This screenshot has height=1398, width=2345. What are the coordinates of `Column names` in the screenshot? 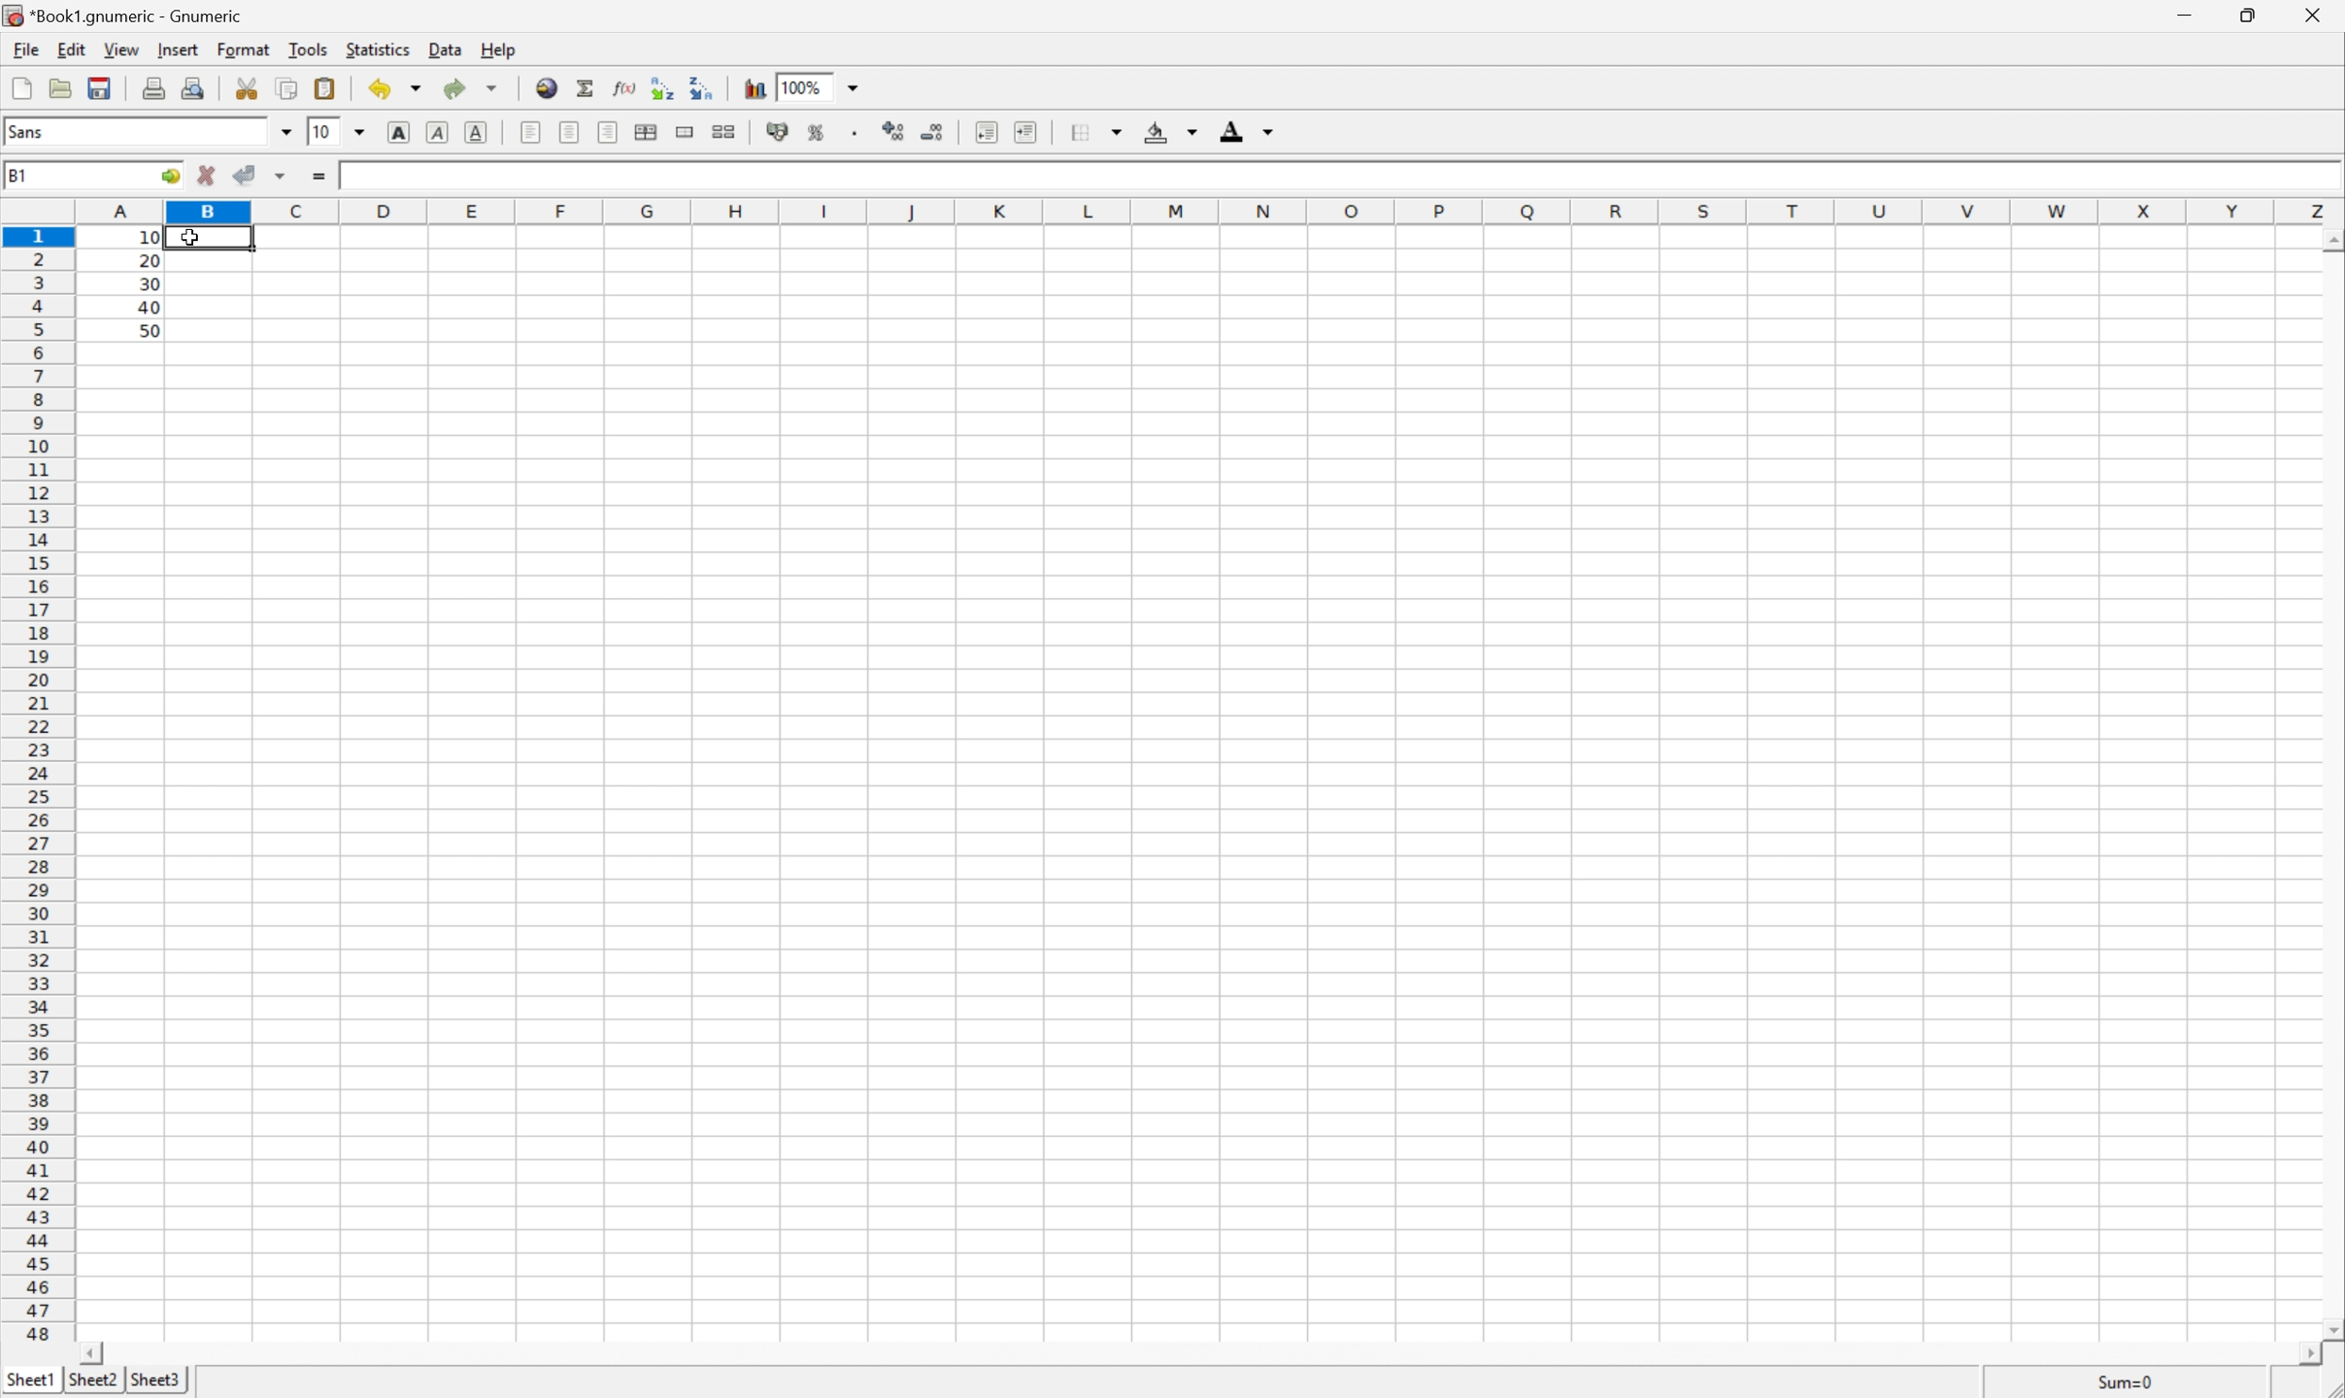 It's located at (1208, 212).